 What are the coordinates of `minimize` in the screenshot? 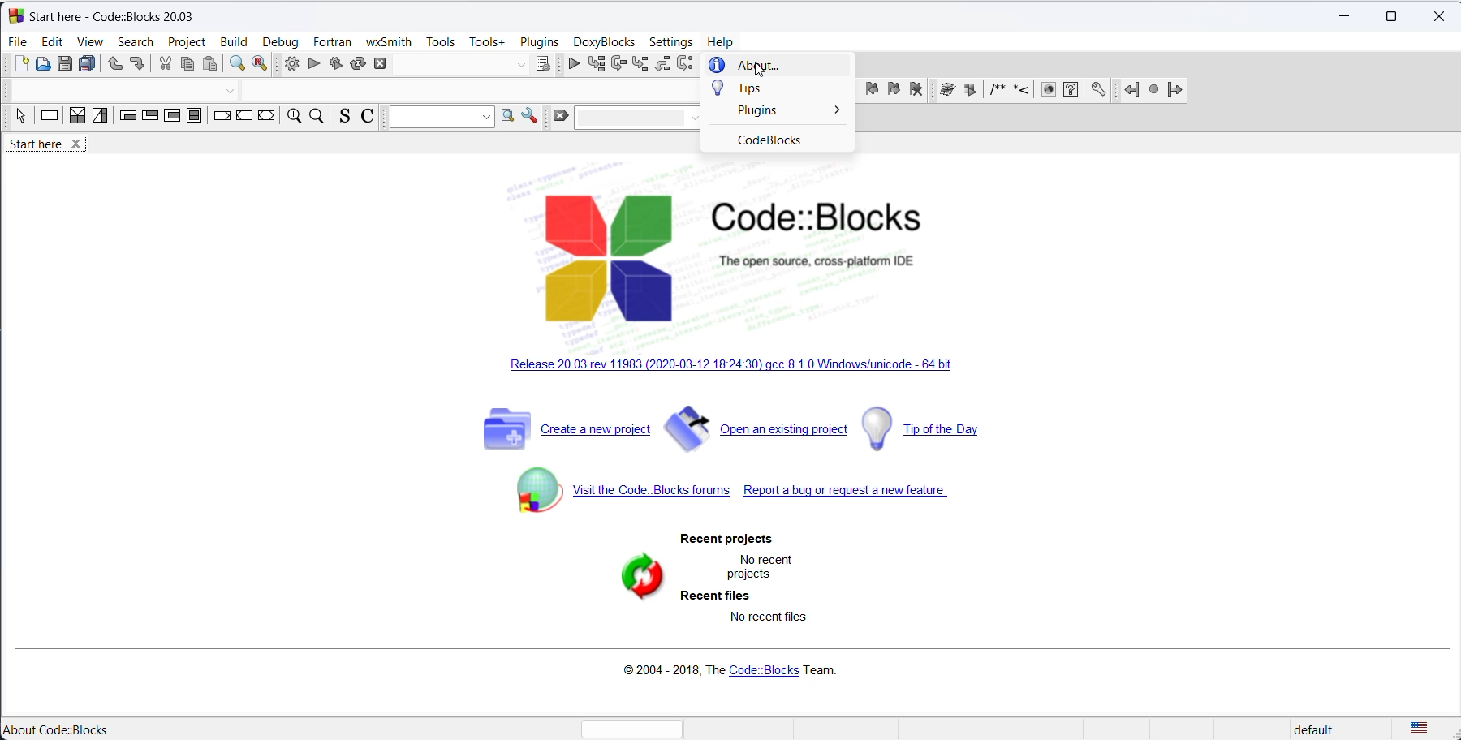 It's located at (1343, 15).